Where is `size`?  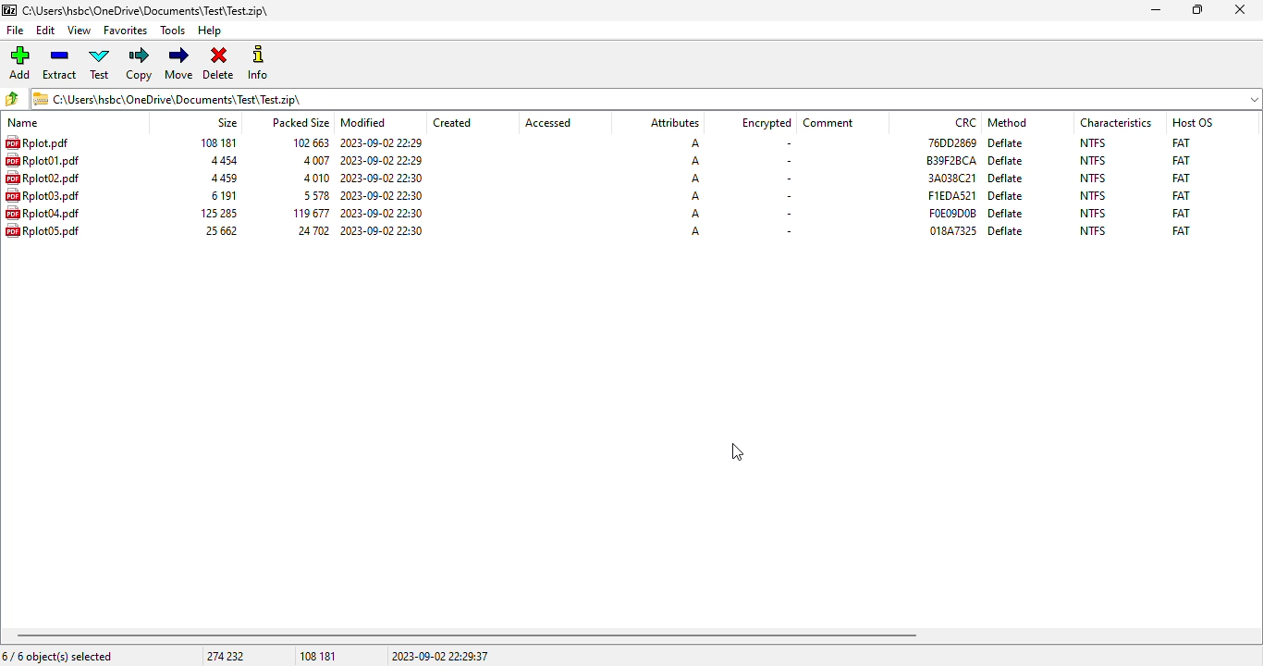 size is located at coordinates (220, 230).